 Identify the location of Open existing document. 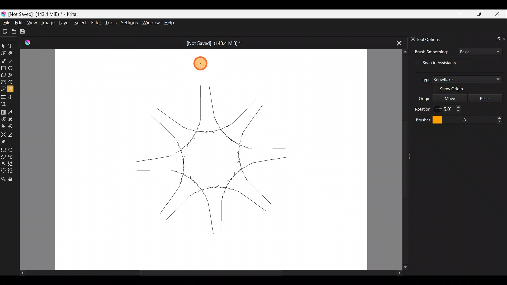
(14, 31).